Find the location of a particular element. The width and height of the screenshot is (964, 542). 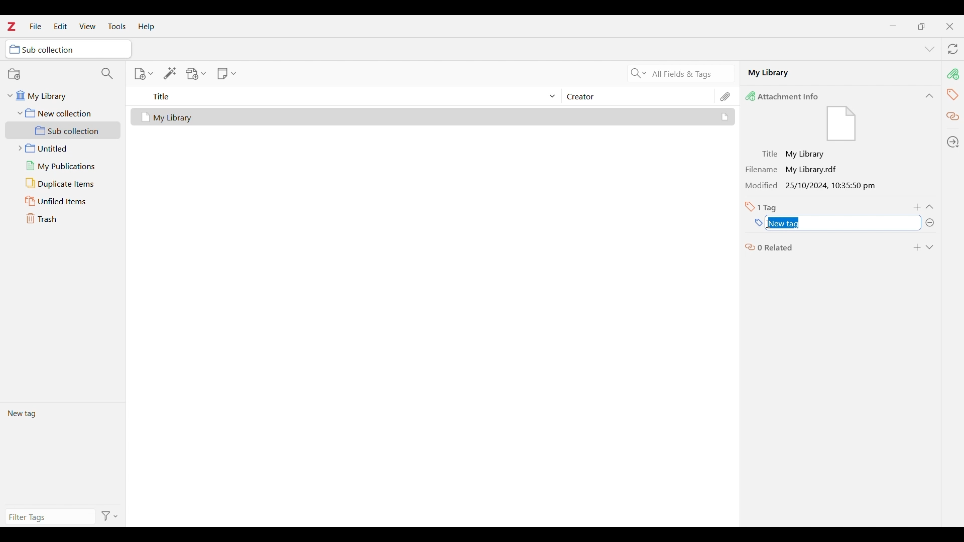

Related is located at coordinates (953, 117).